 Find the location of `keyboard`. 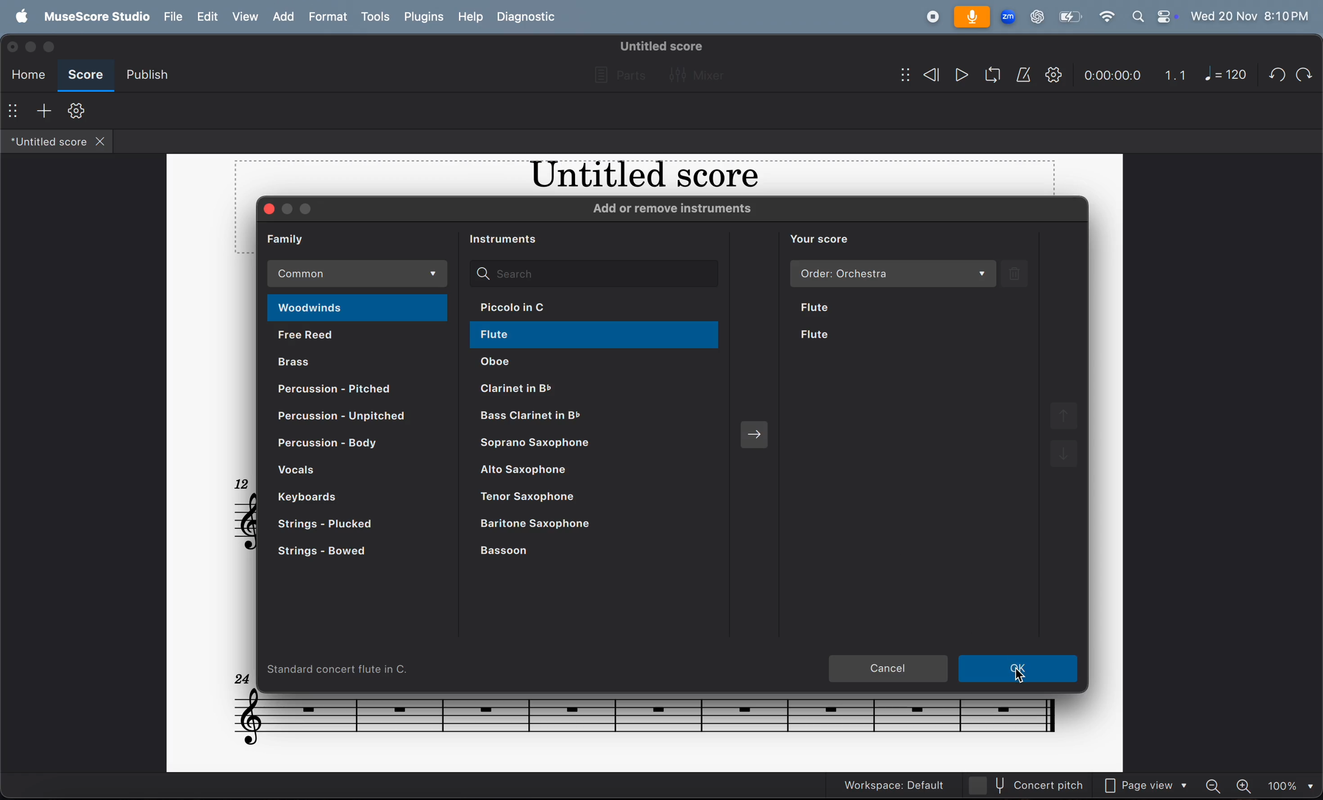

keyboard is located at coordinates (335, 497).